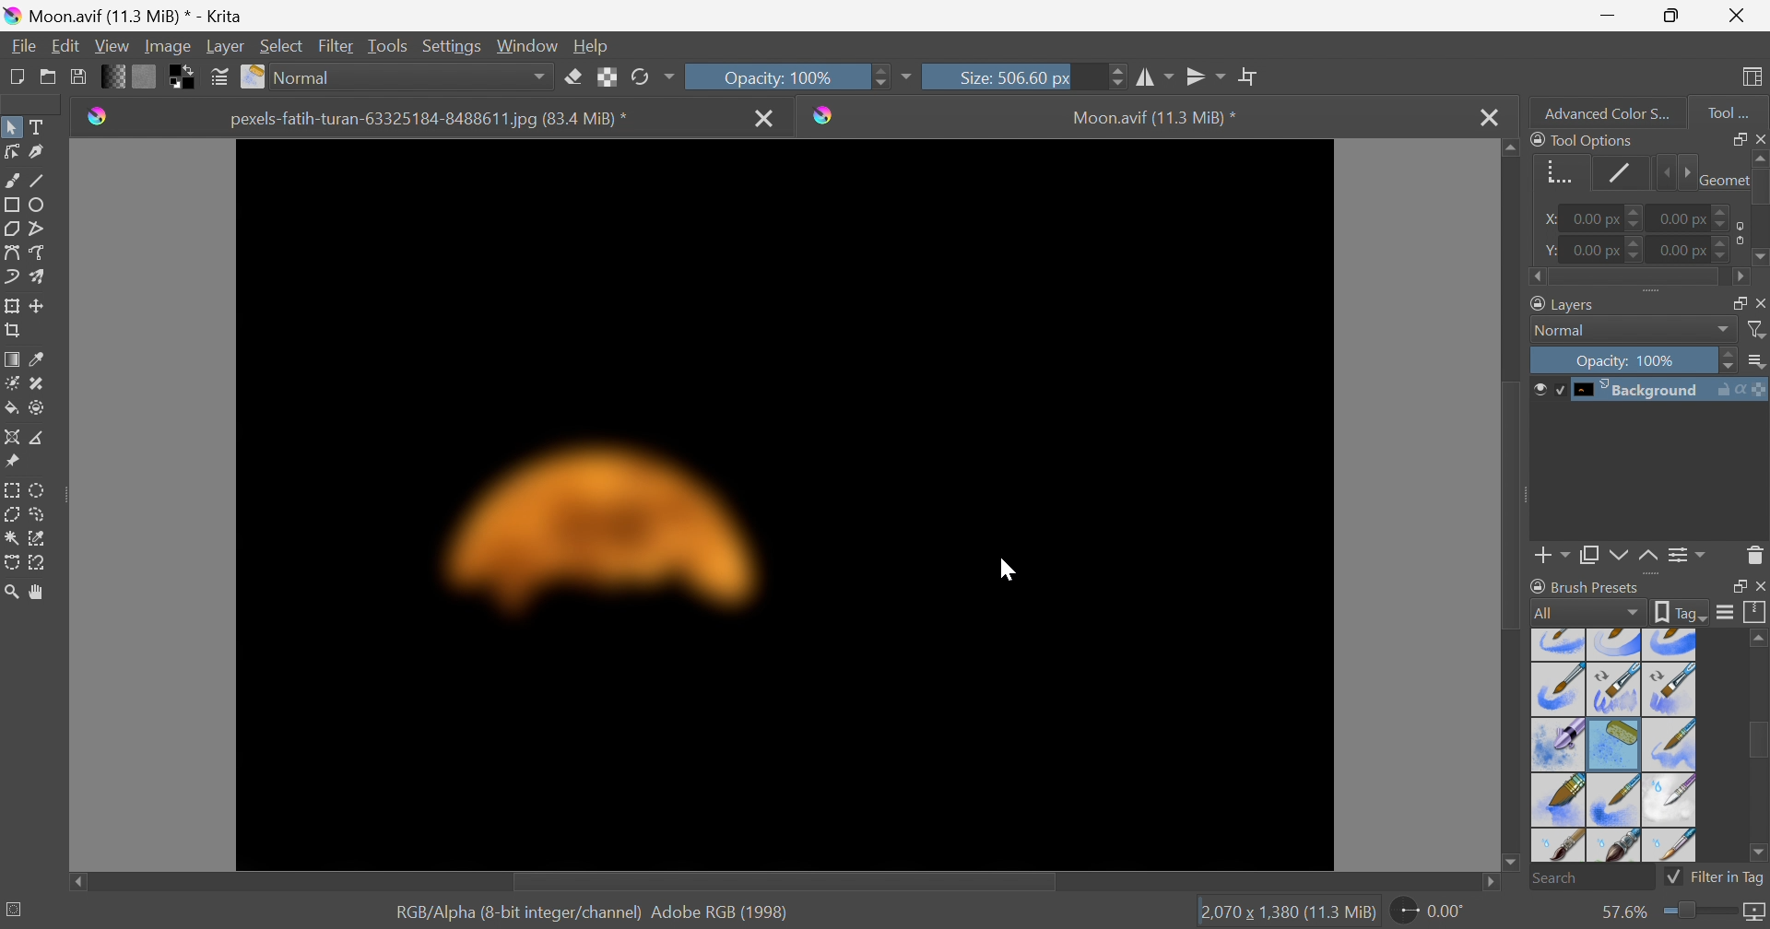 This screenshot has height=929, width=1770. I want to click on Scroll up, so click(1759, 637).